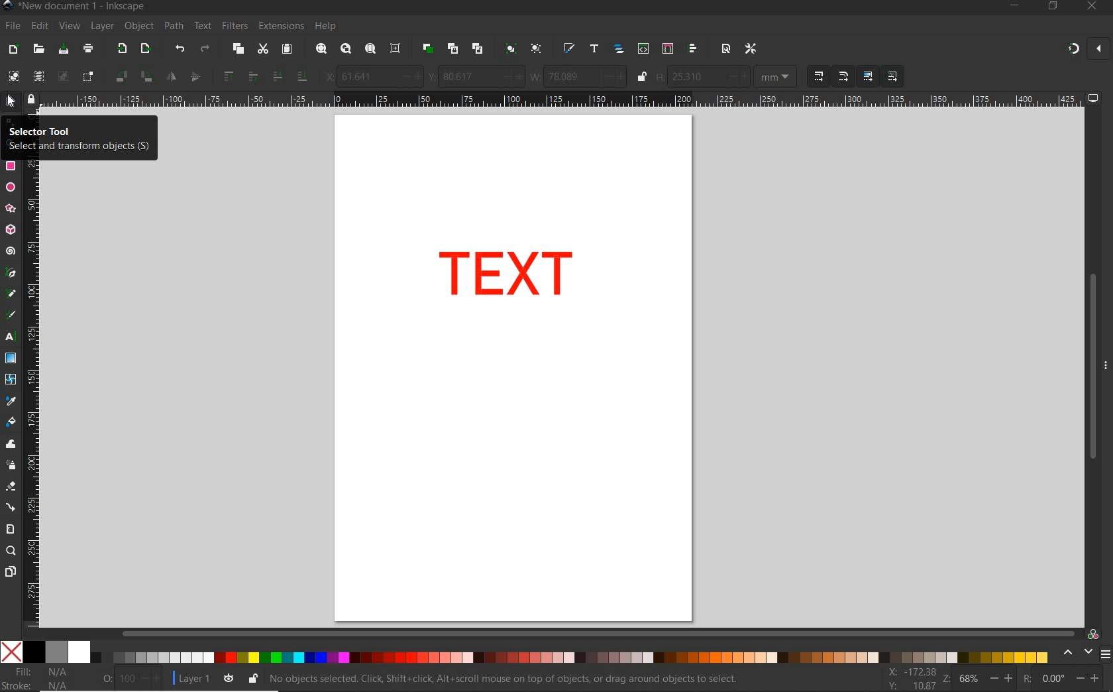 The height and width of the screenshot is (692, 1113). I want to click on new, so click(14, 48).